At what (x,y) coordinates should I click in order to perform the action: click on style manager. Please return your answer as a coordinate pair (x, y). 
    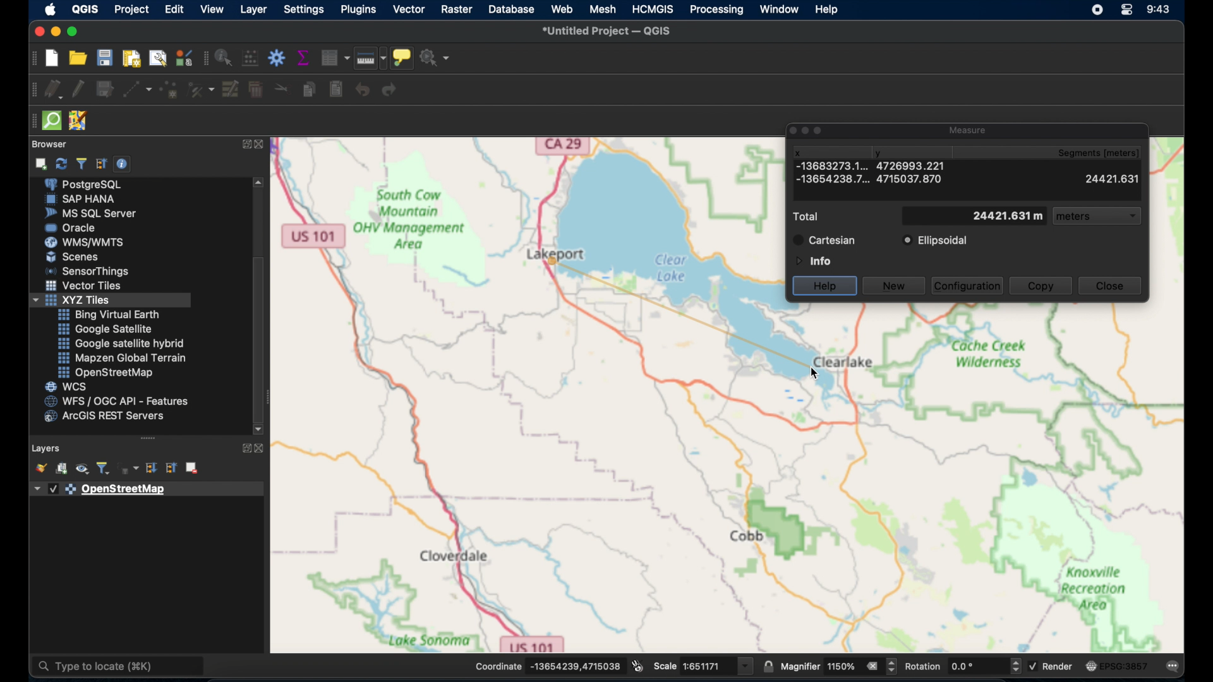
    Looking at the image, I should click on (183, 57).